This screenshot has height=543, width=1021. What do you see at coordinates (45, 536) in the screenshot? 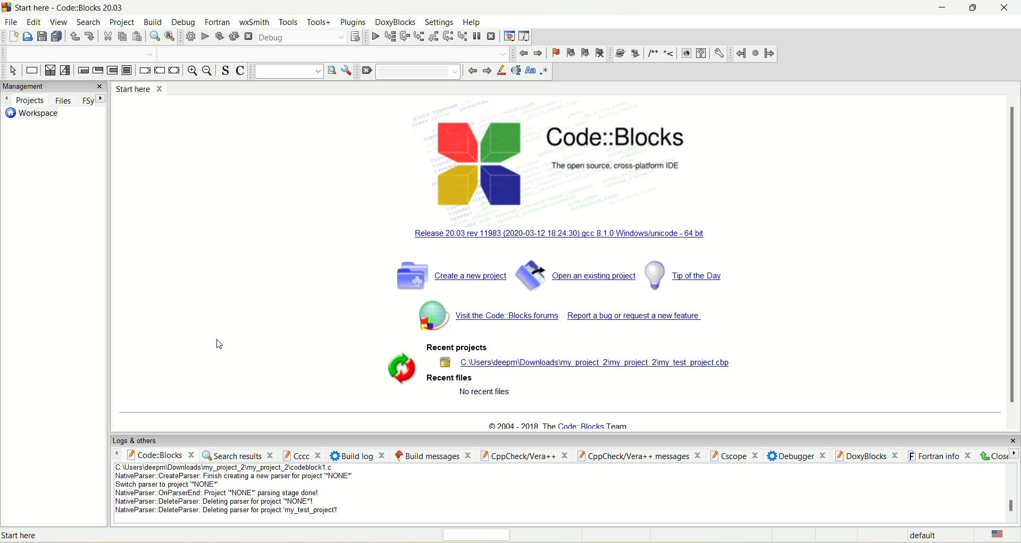
I see `text` at bounding box center [45, 536].